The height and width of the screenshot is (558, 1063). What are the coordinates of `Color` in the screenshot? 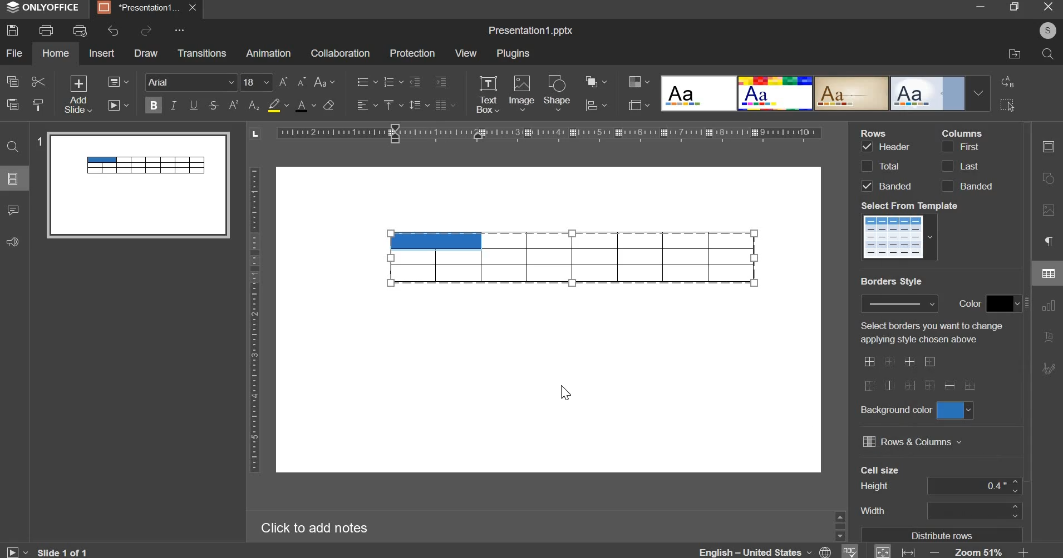 It's located at (971, 303).